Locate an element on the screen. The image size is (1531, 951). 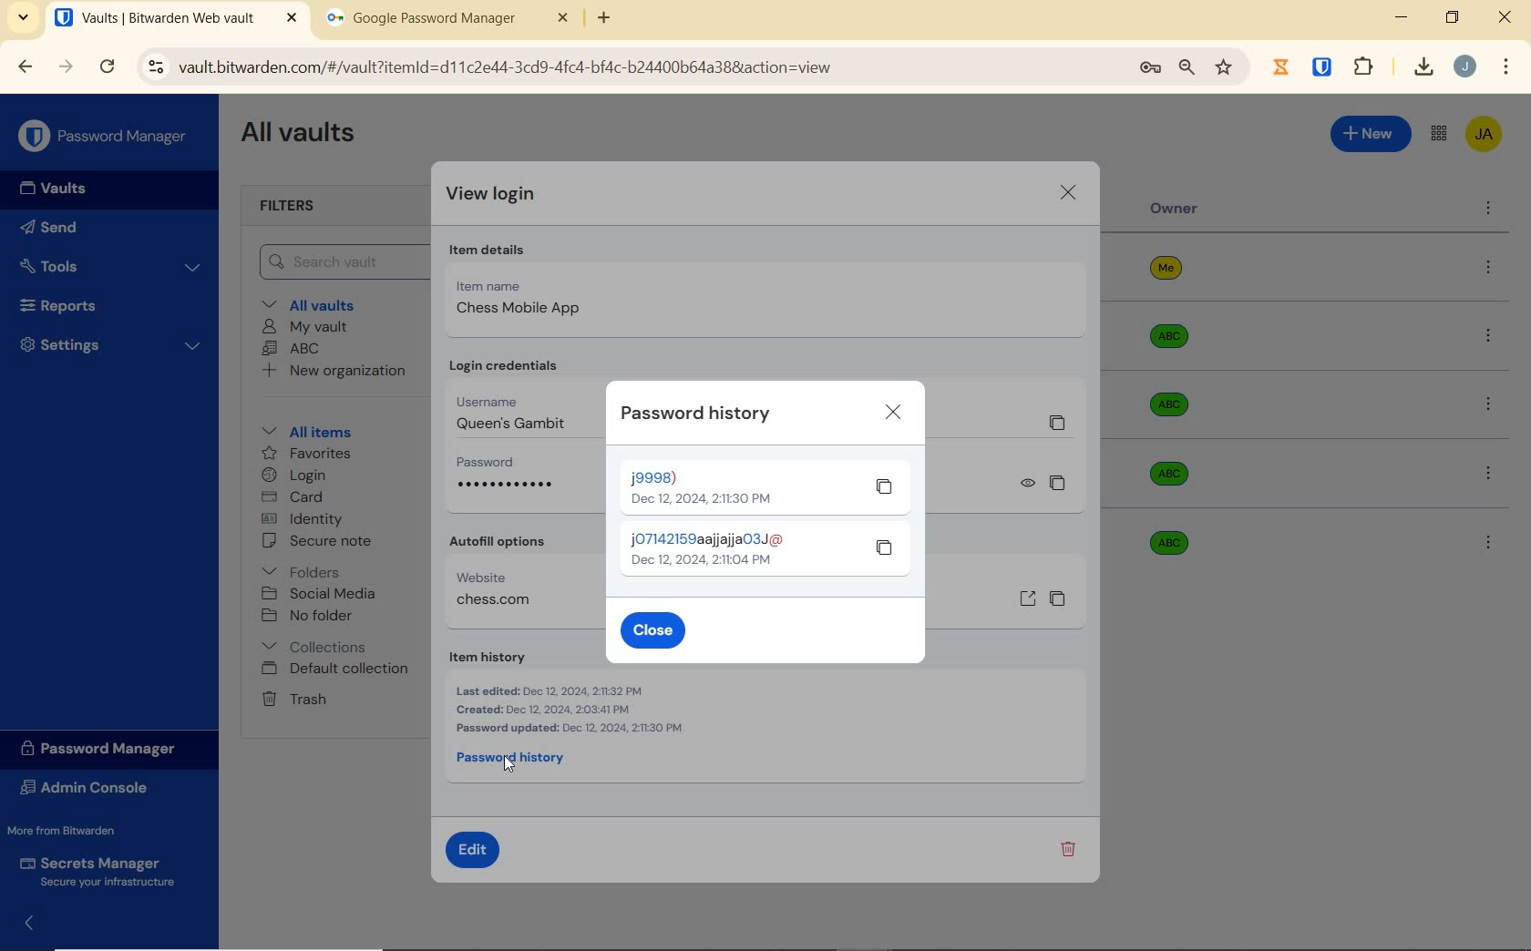
restore is located at coordinates (1451, 16).